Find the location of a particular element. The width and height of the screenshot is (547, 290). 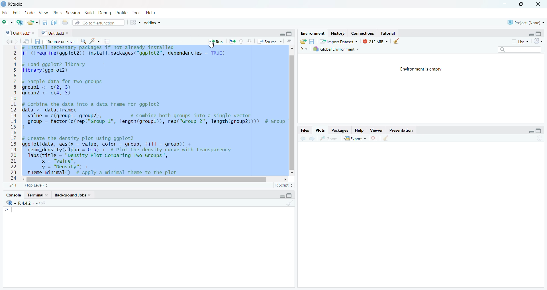

viewer is located at coordinates (376, 130).